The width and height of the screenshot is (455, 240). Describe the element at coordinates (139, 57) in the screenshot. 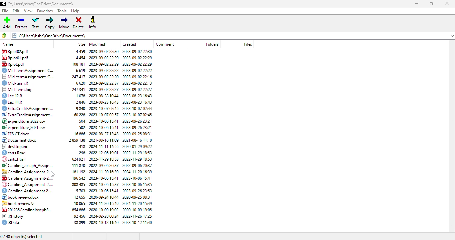

I see `2023-09-02 22:29` at that location.